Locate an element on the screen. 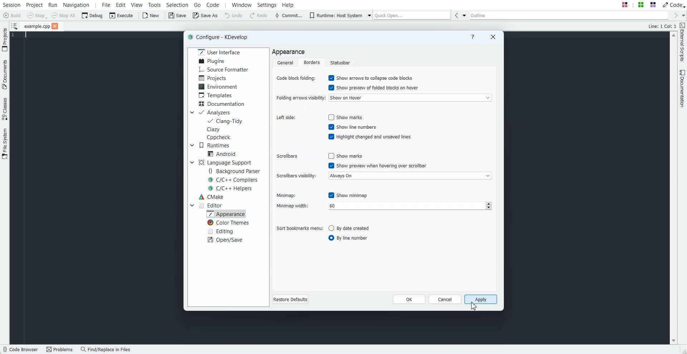 The image size is (687, 354). Show sorted list is located at coordinates (15, 25).